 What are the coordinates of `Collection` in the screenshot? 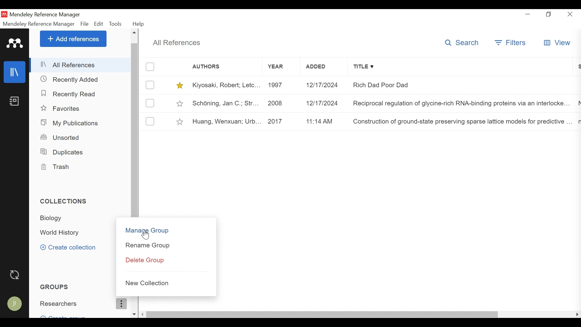 It's located at (63, 200).